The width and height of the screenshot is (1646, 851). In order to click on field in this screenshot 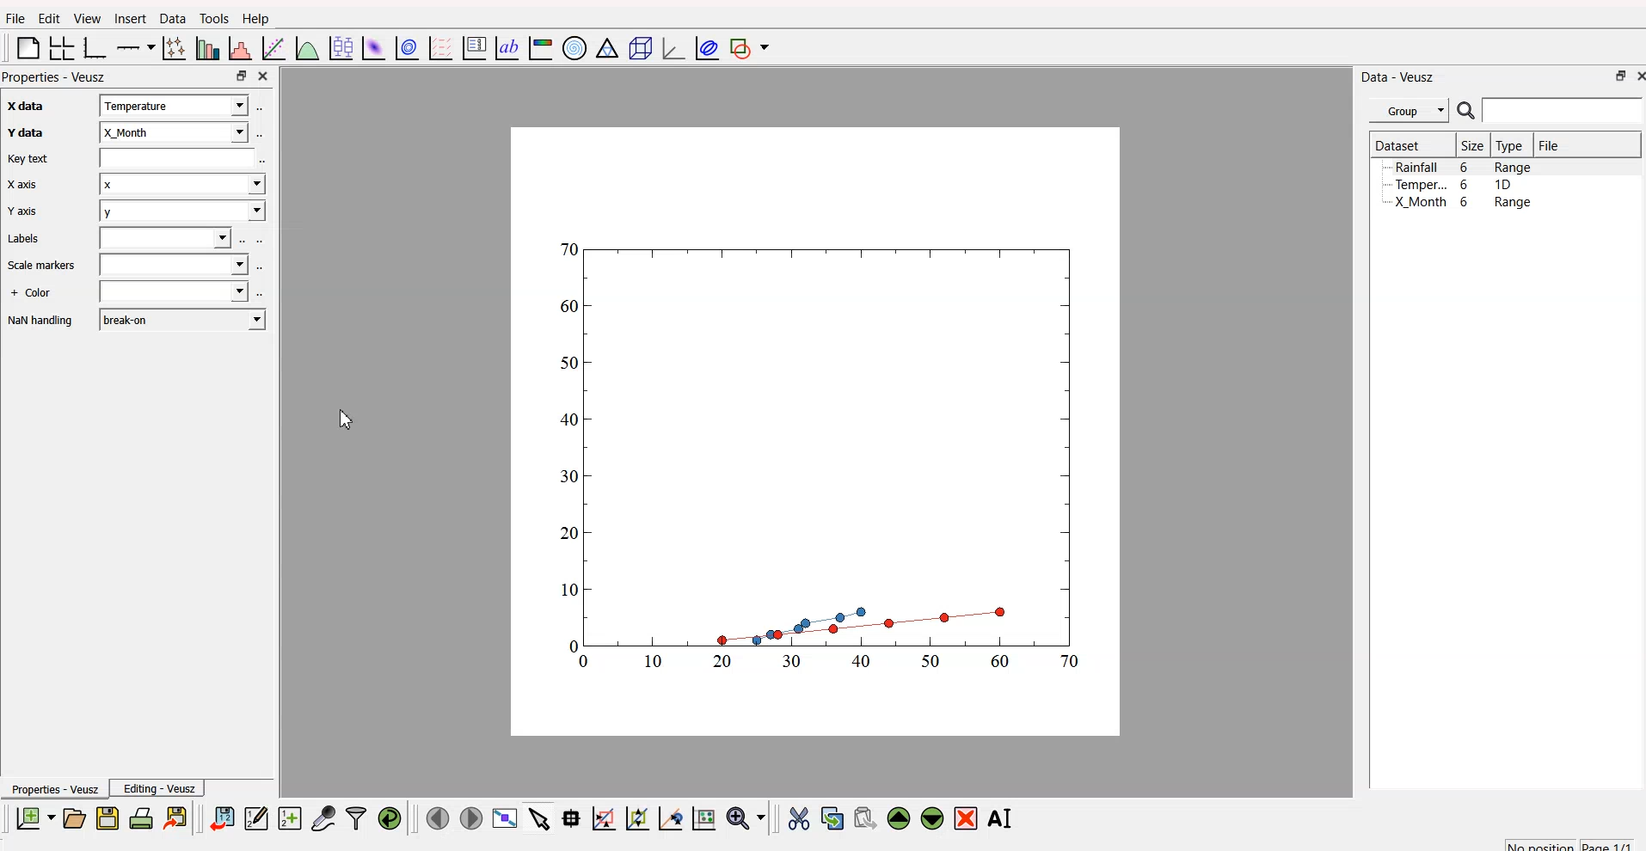, I will do `click(168, 239)`.